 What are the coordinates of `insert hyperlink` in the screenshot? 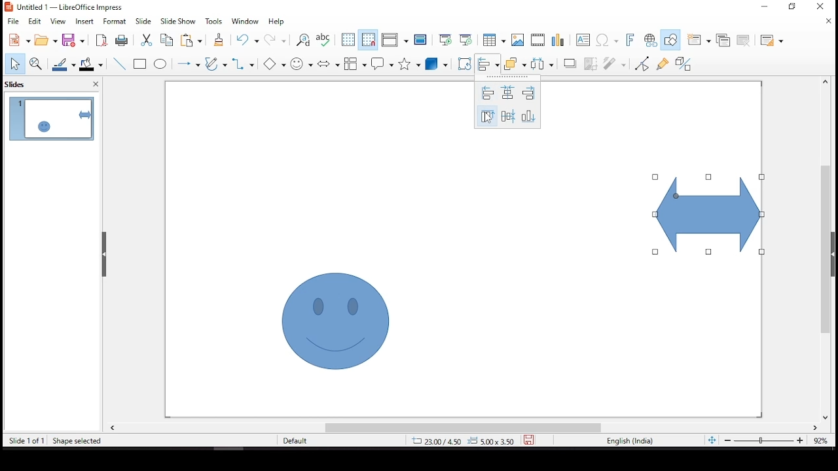 It's located at (650, 41).